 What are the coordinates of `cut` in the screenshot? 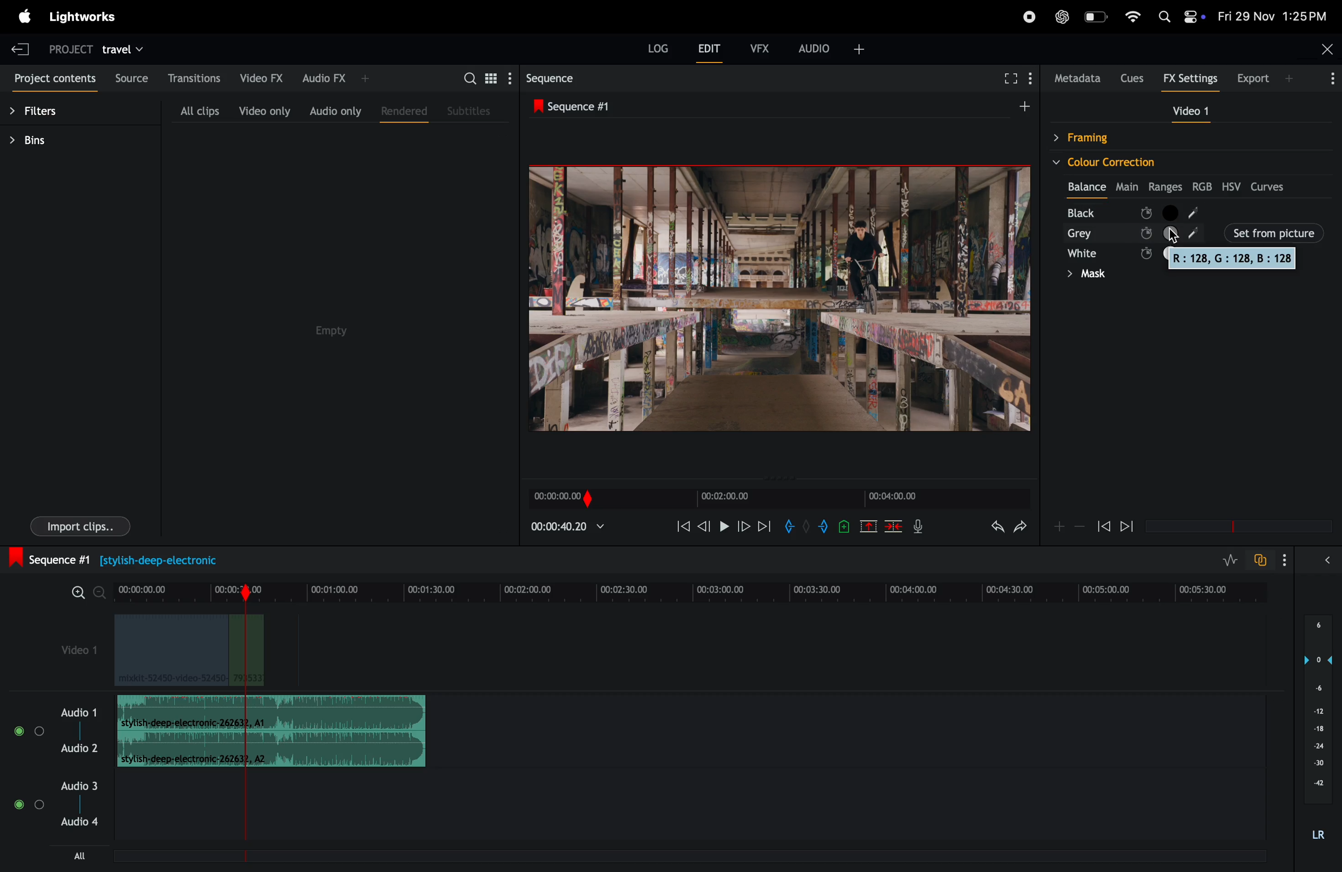 It's located at (868, 528).